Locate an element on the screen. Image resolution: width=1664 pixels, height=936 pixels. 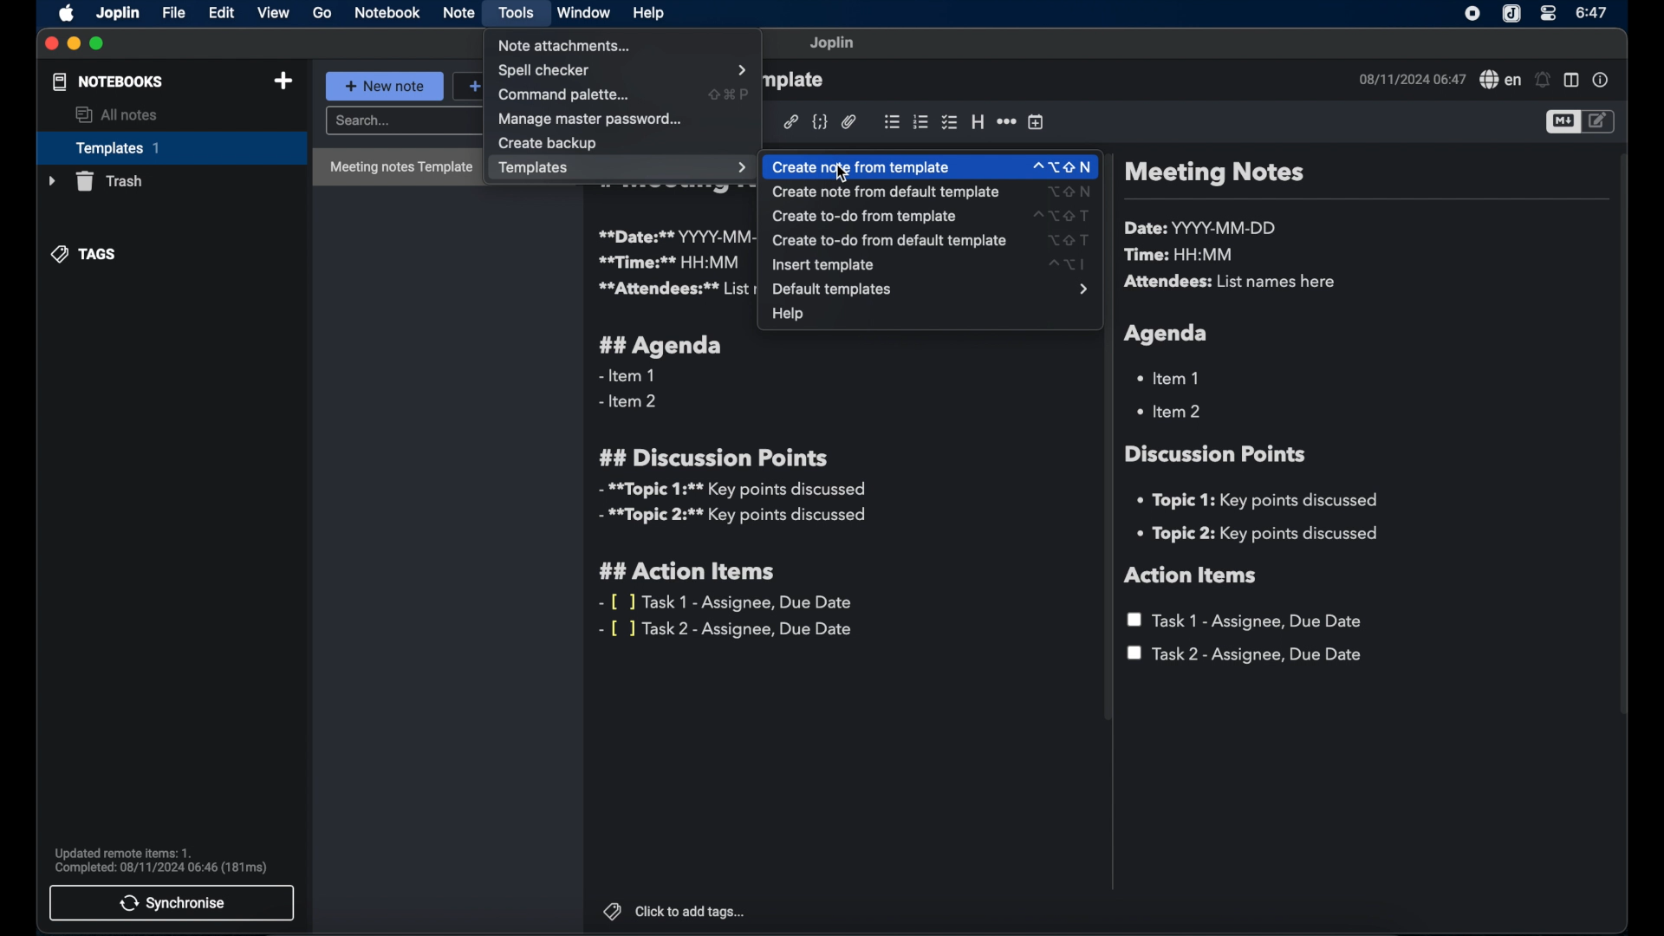
common palette shortcut is located at coordinates (730, 94).